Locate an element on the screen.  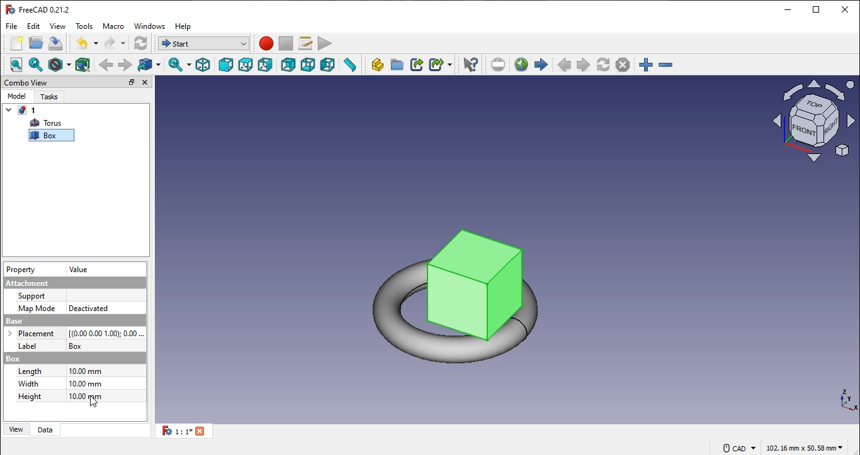
zoom in is located at coordinates (646, 65).